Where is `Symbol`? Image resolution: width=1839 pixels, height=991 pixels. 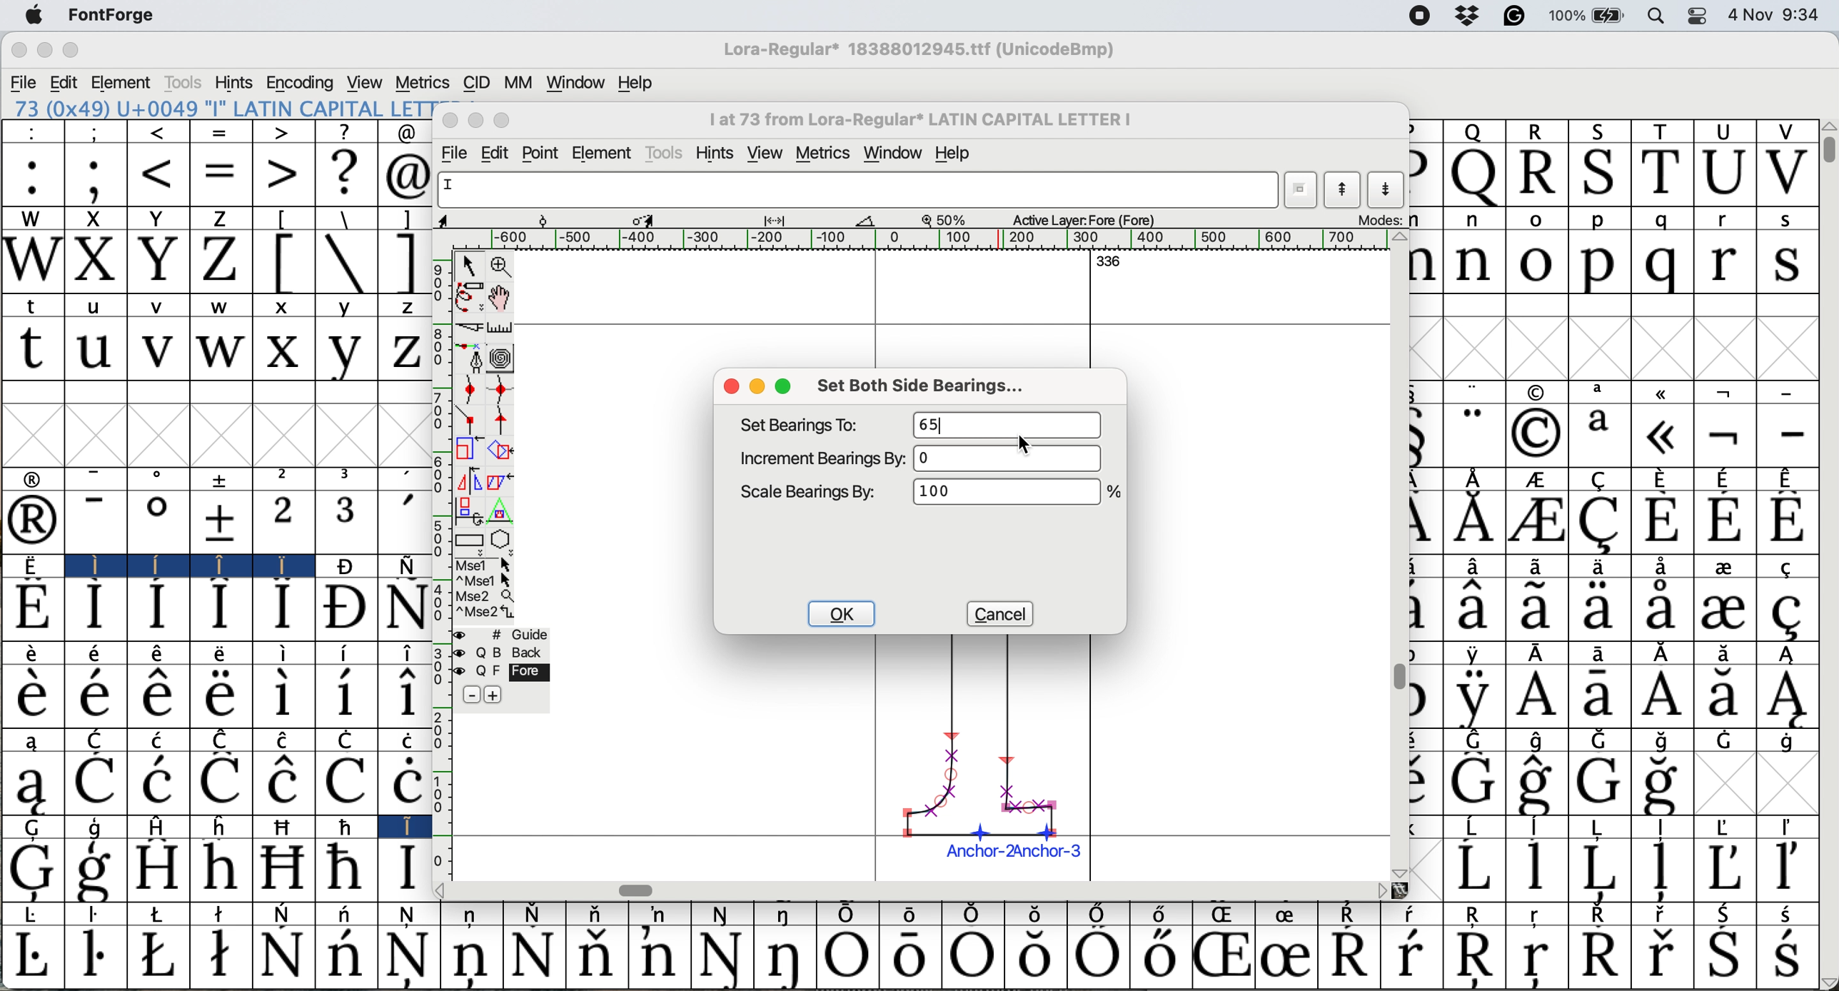
Symbol is located at coordinates (348, 912).